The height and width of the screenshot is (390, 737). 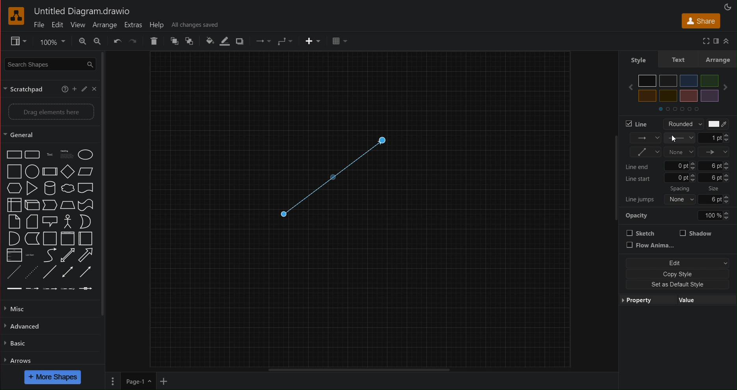 I want to click on arrow up, so click(x=727, y=41).